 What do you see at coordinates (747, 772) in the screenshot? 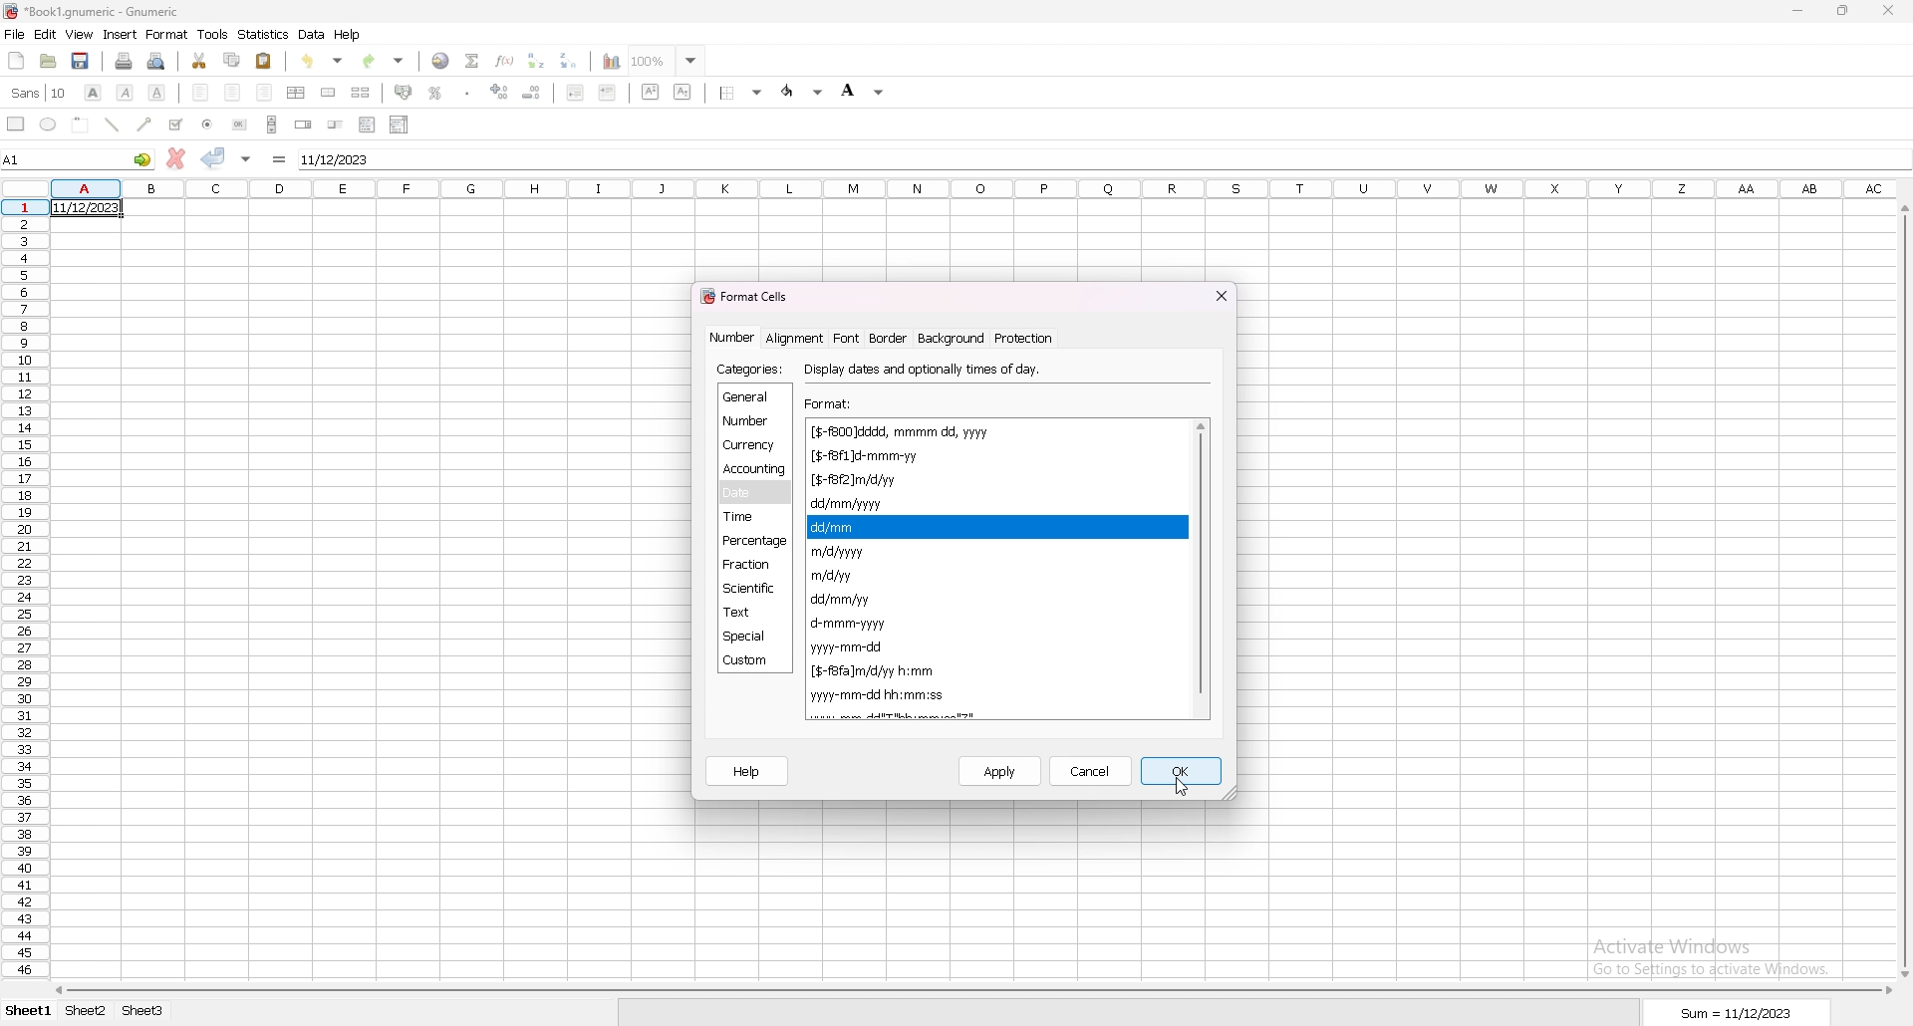
I see `help` at bounding box center [747, 772].